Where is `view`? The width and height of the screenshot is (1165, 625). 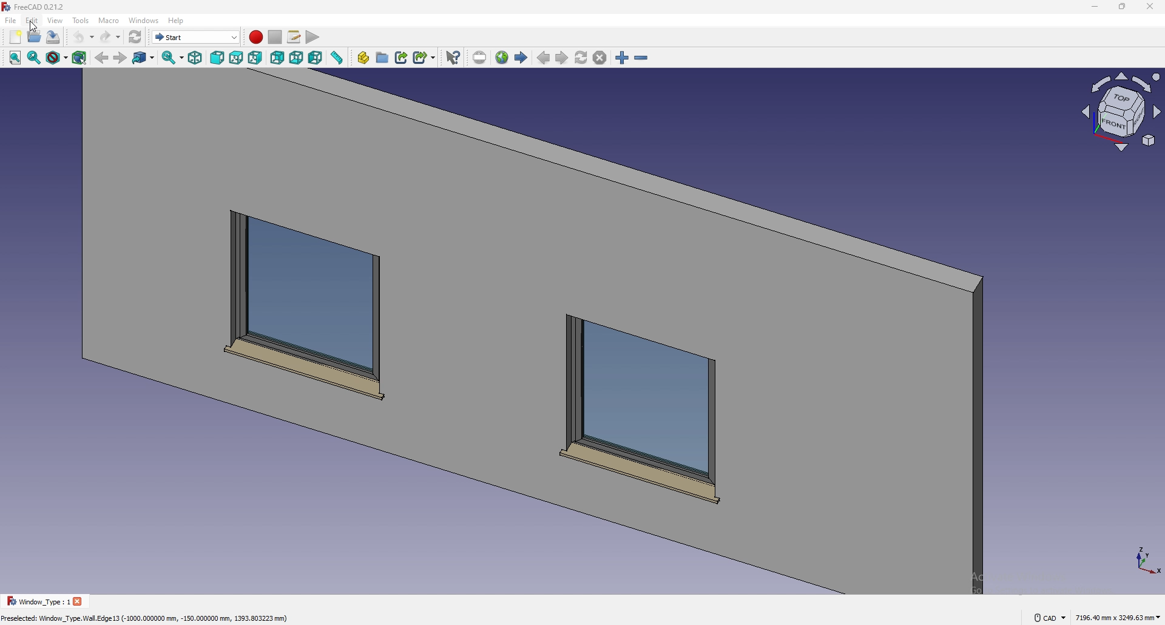 view is located at coordinates (56, 20).